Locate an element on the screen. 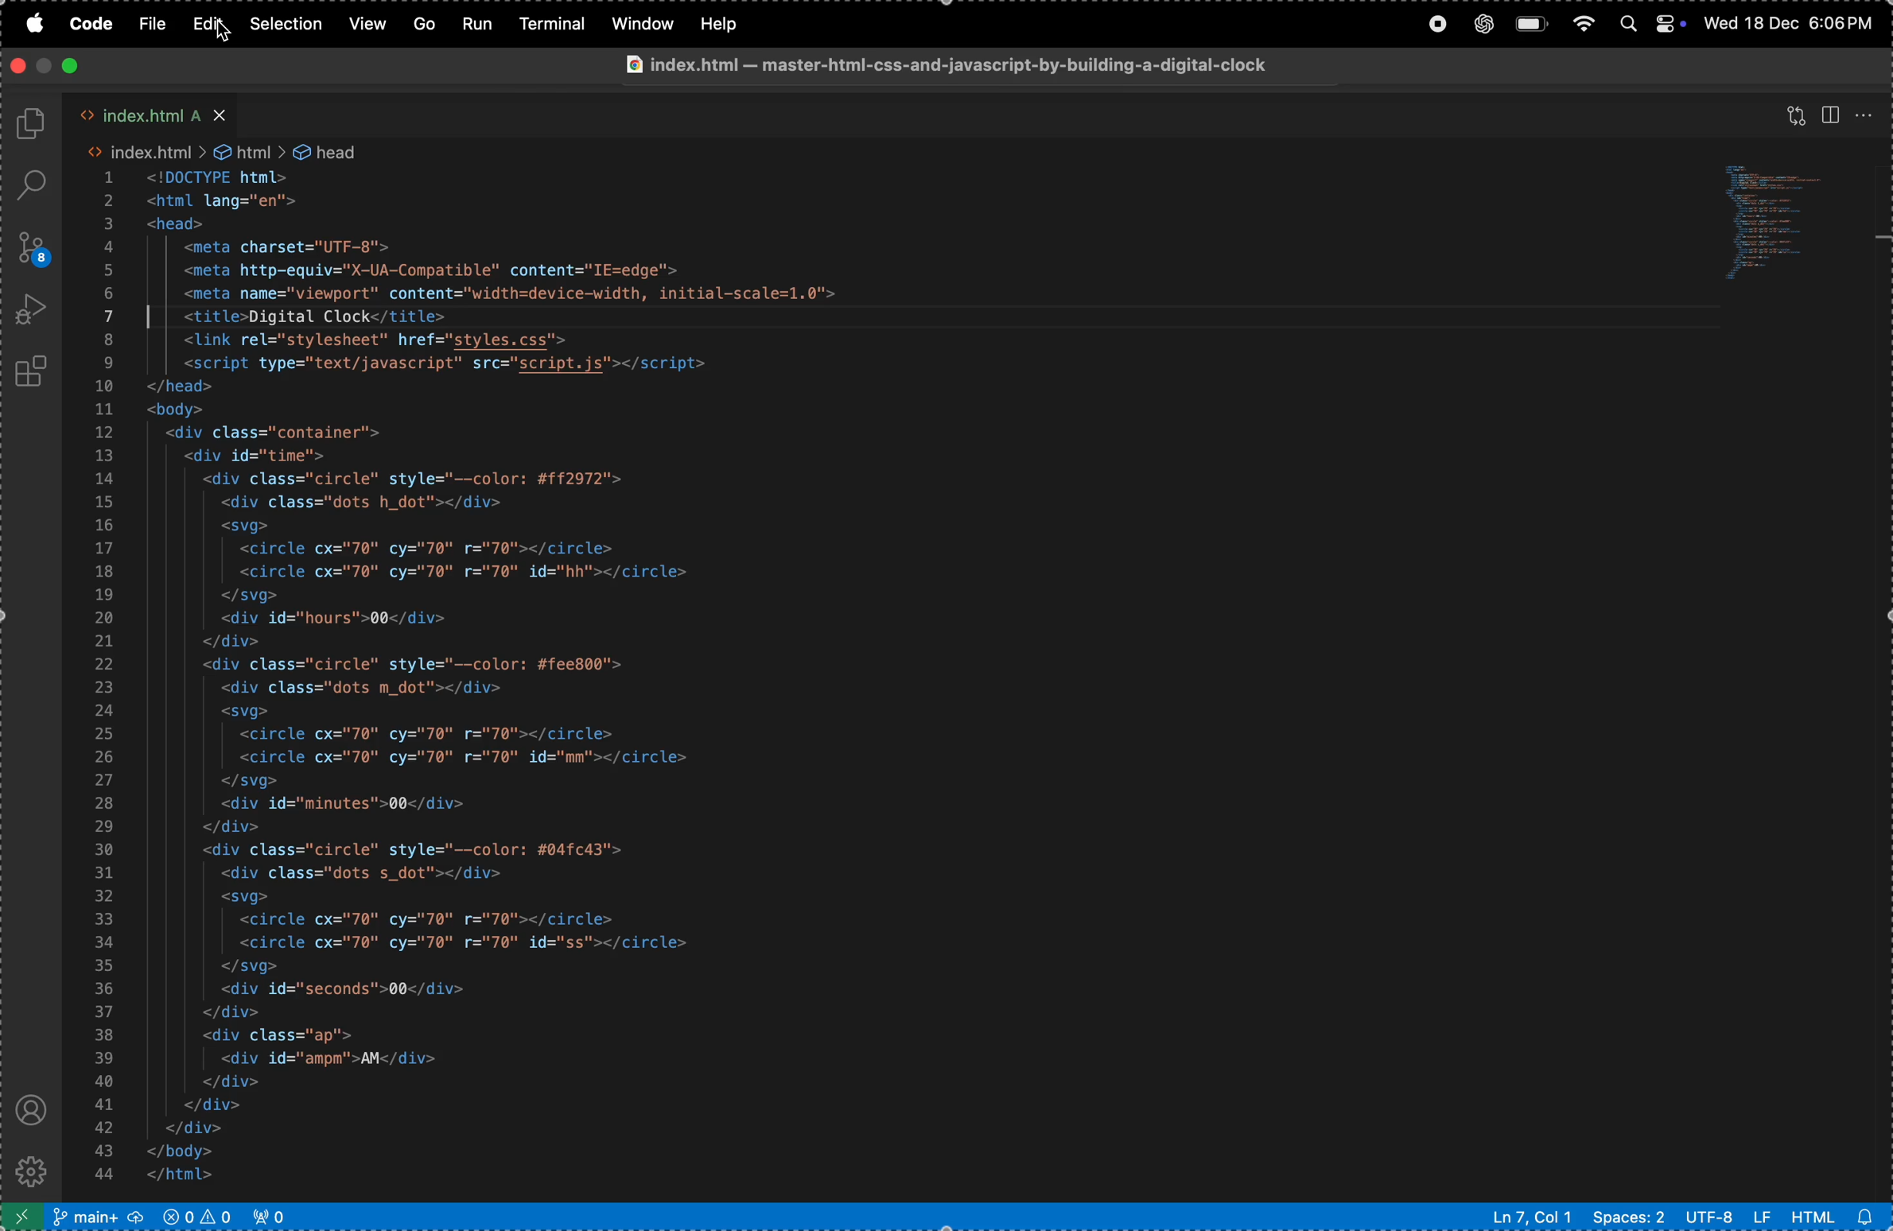 This screenshot has width=1893, height=1231. cursor is located at coordinates (222, 34).